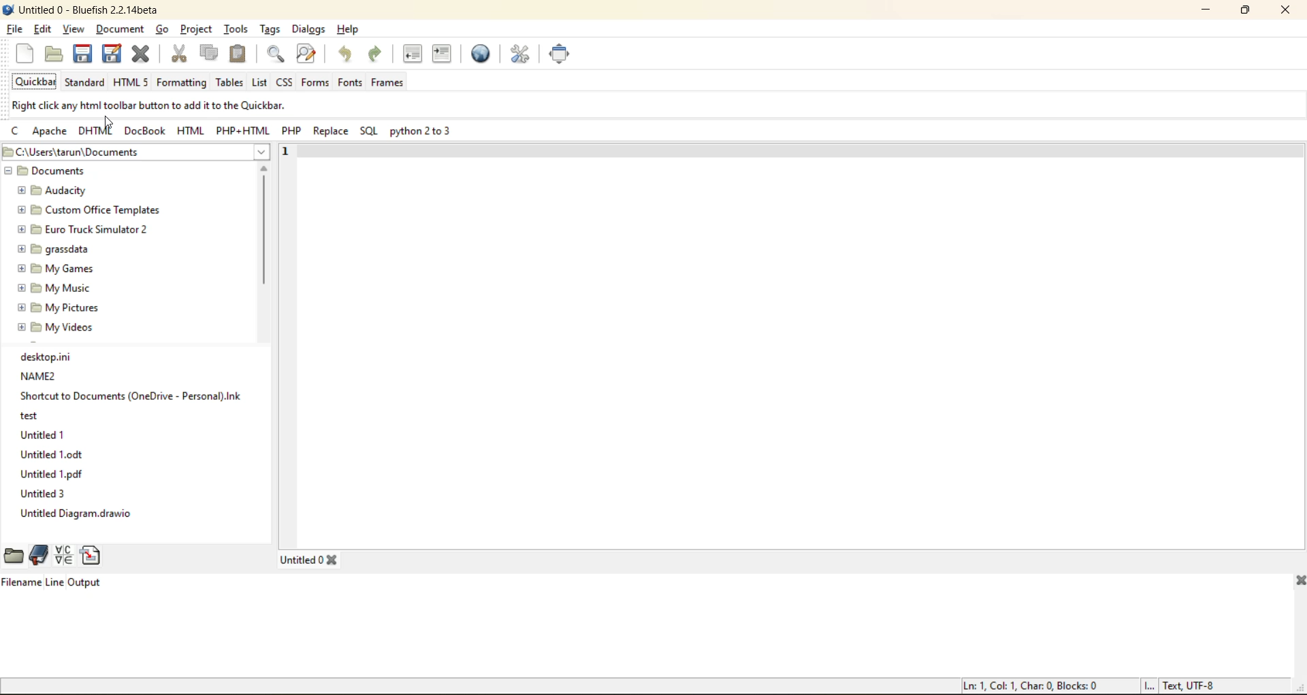 The image size is (1307, 695). Describe the element at coordinates (263, 271) in the screenshot. I see `vertical scroll  bar` at that location.